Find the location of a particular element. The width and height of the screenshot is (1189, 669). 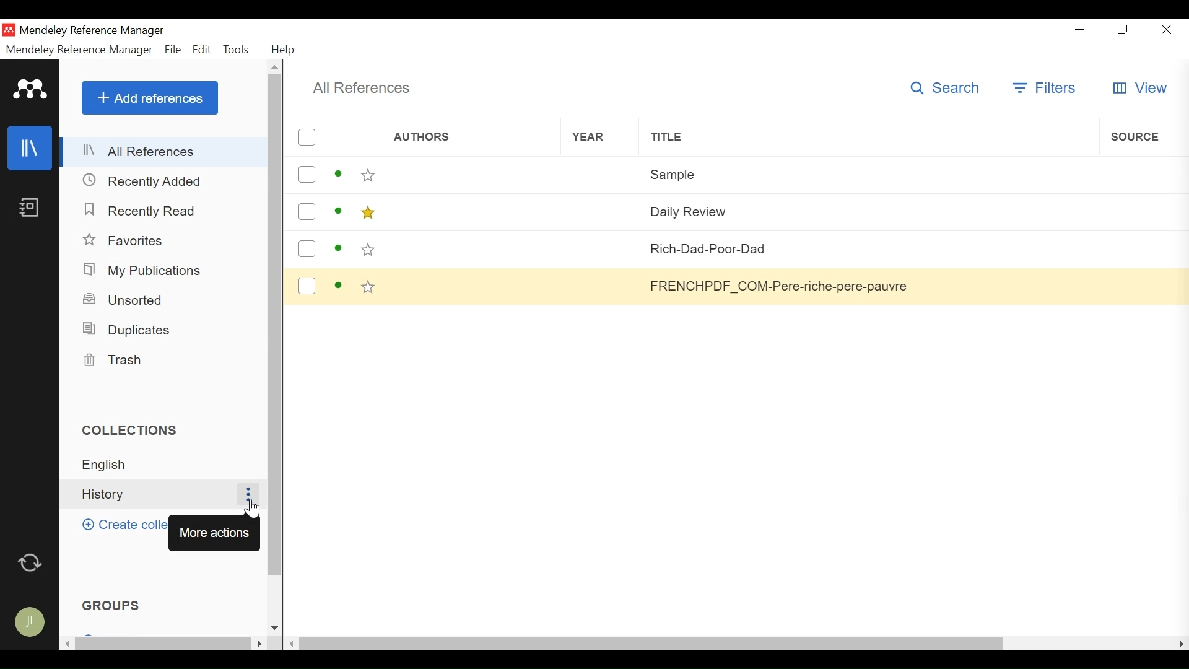

Authors is located at coordinates (473, 285).